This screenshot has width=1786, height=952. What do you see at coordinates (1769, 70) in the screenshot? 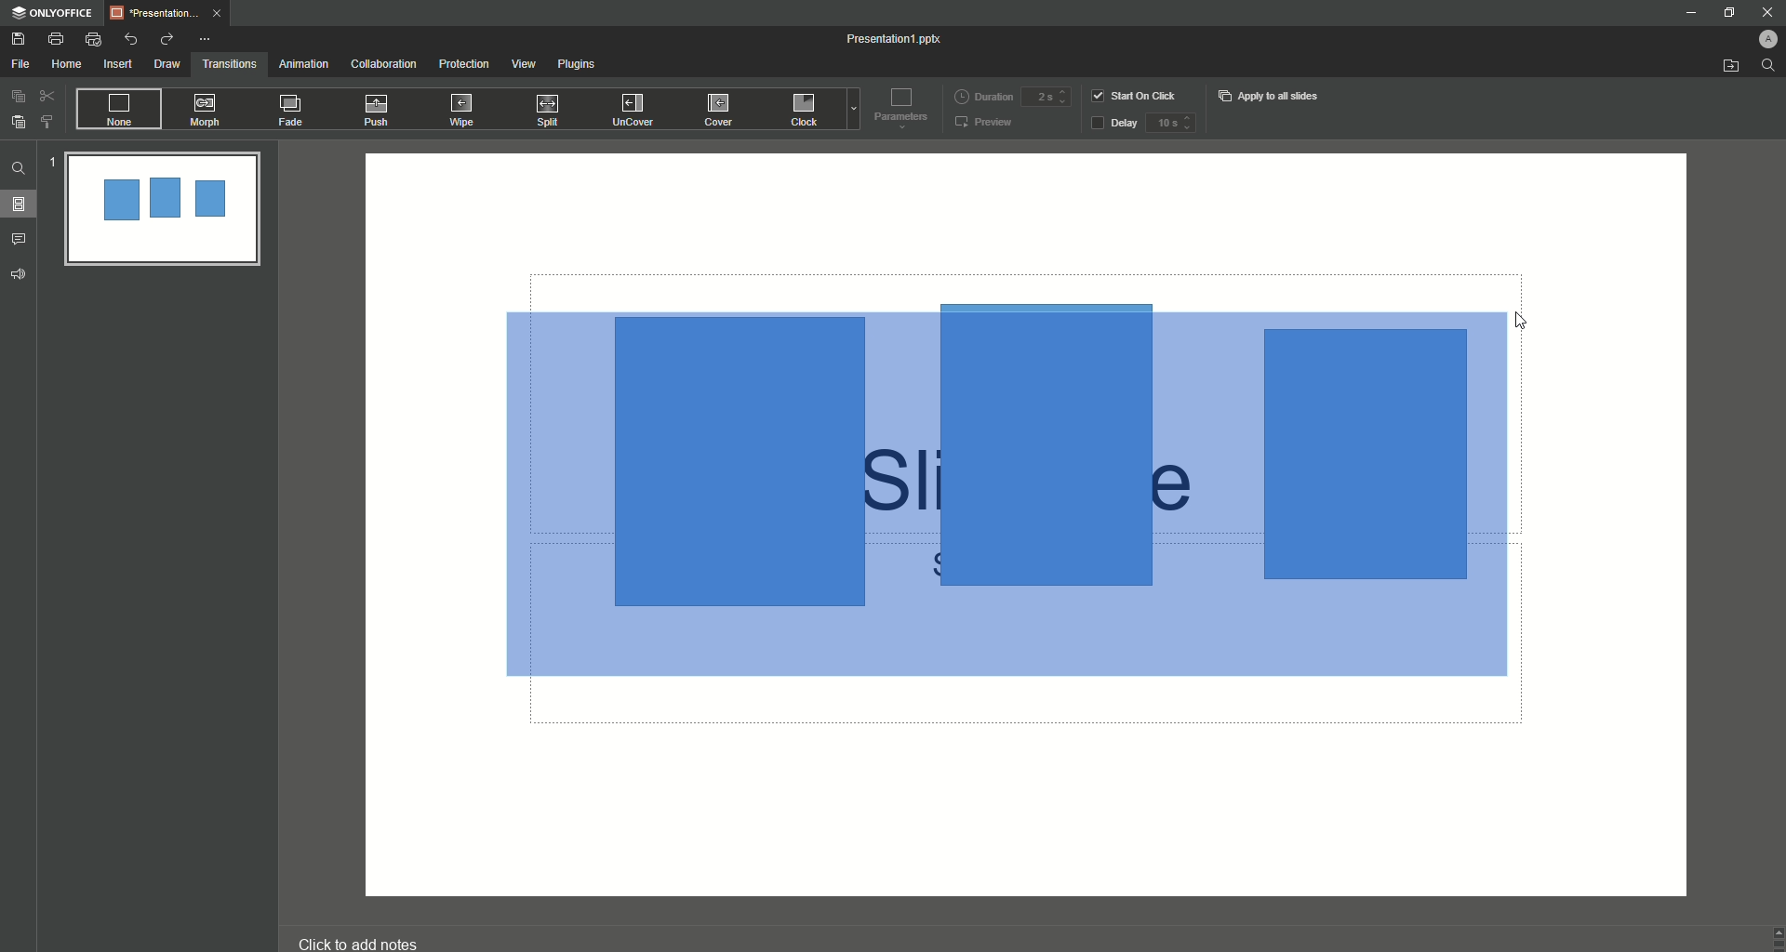
I see `search` at bounding box center [1769, 70].